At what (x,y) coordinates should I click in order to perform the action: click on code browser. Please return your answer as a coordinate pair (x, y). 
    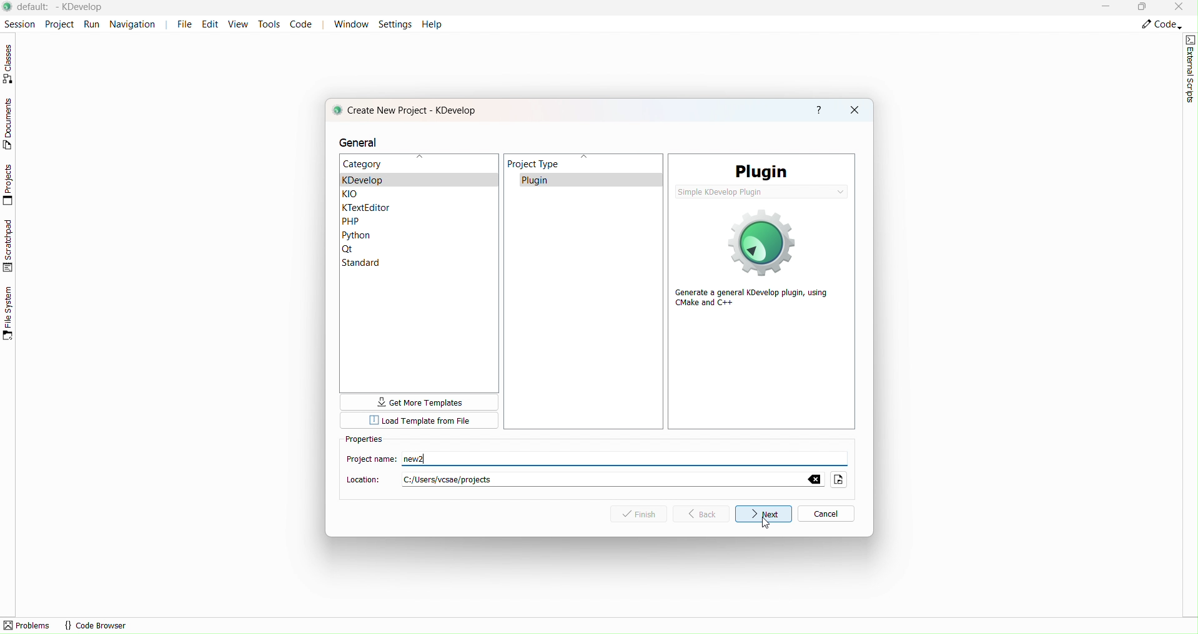
    Looking at the image, I should click on (96, 625).